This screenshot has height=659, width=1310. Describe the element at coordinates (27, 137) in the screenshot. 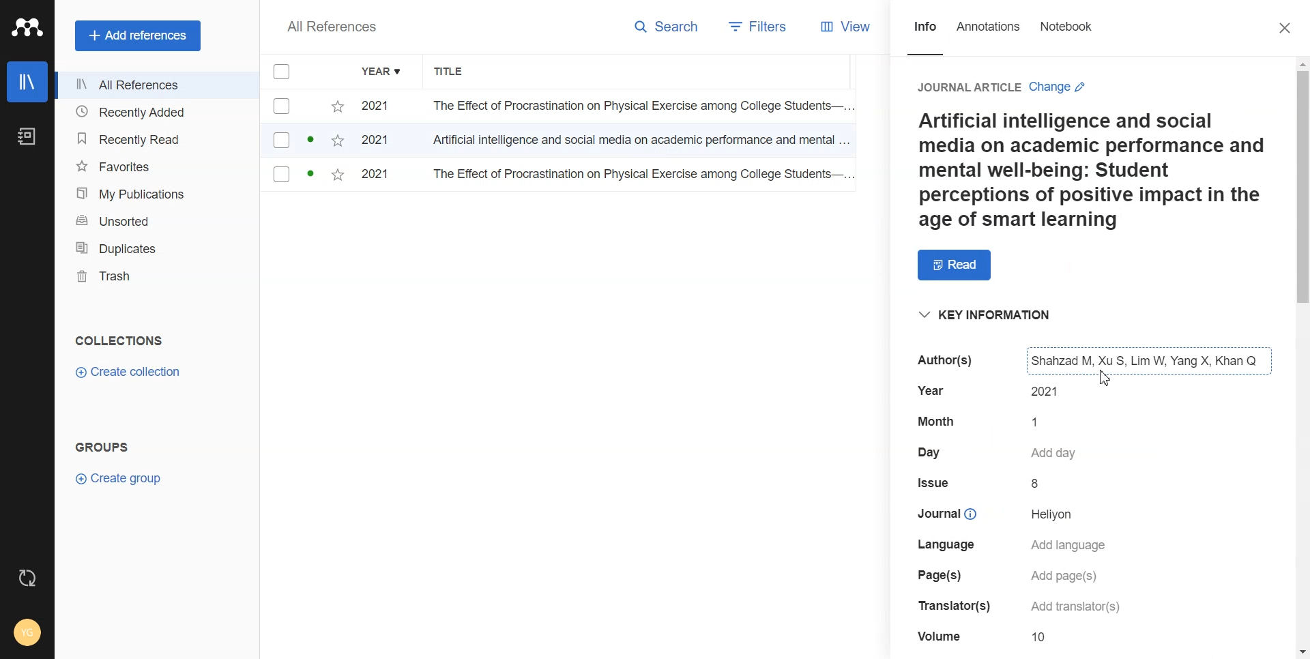

I see `Notebook` at that location.